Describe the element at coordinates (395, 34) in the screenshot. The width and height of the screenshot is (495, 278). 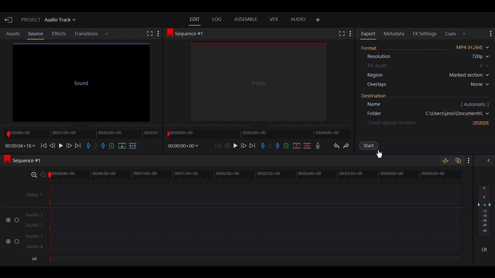
I see `Metadata` at that location.